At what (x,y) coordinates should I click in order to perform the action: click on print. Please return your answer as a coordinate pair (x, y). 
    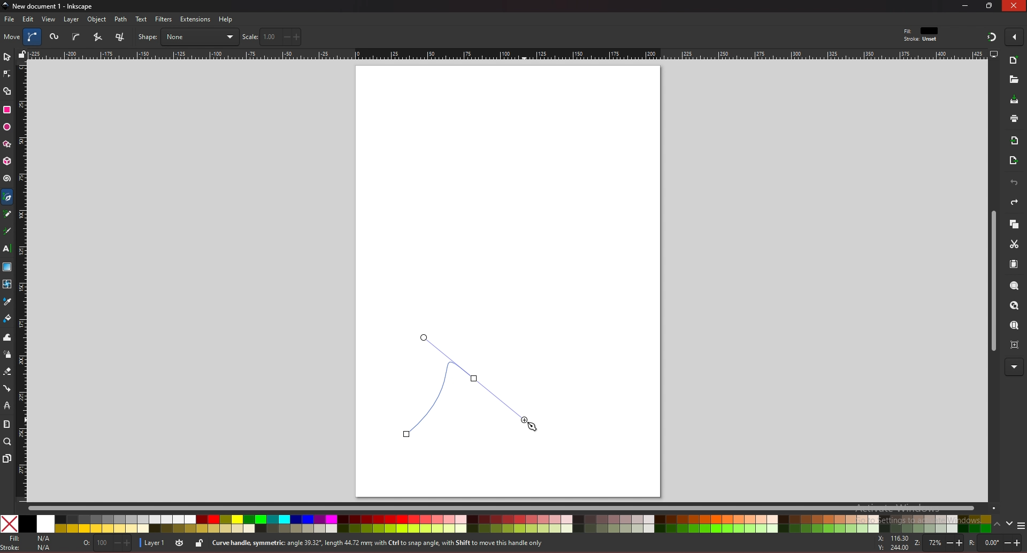
    Looking at the image, I should click on (1014, 118).